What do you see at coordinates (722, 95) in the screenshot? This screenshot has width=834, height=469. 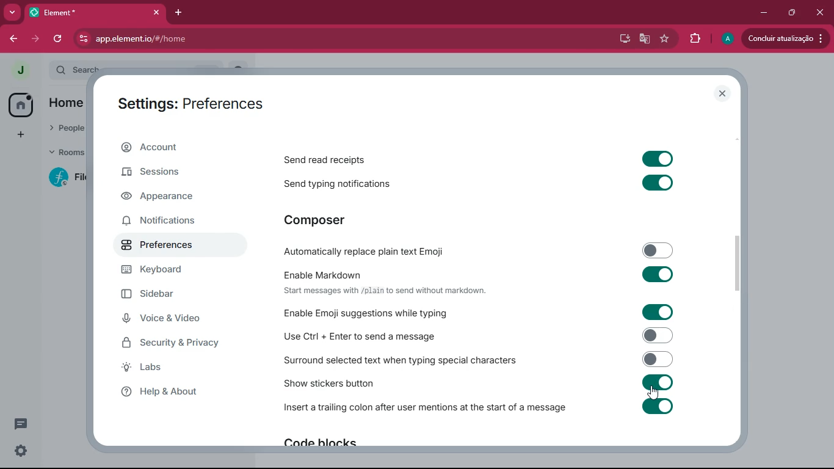 I see `close` at bounding box center [722, 95].